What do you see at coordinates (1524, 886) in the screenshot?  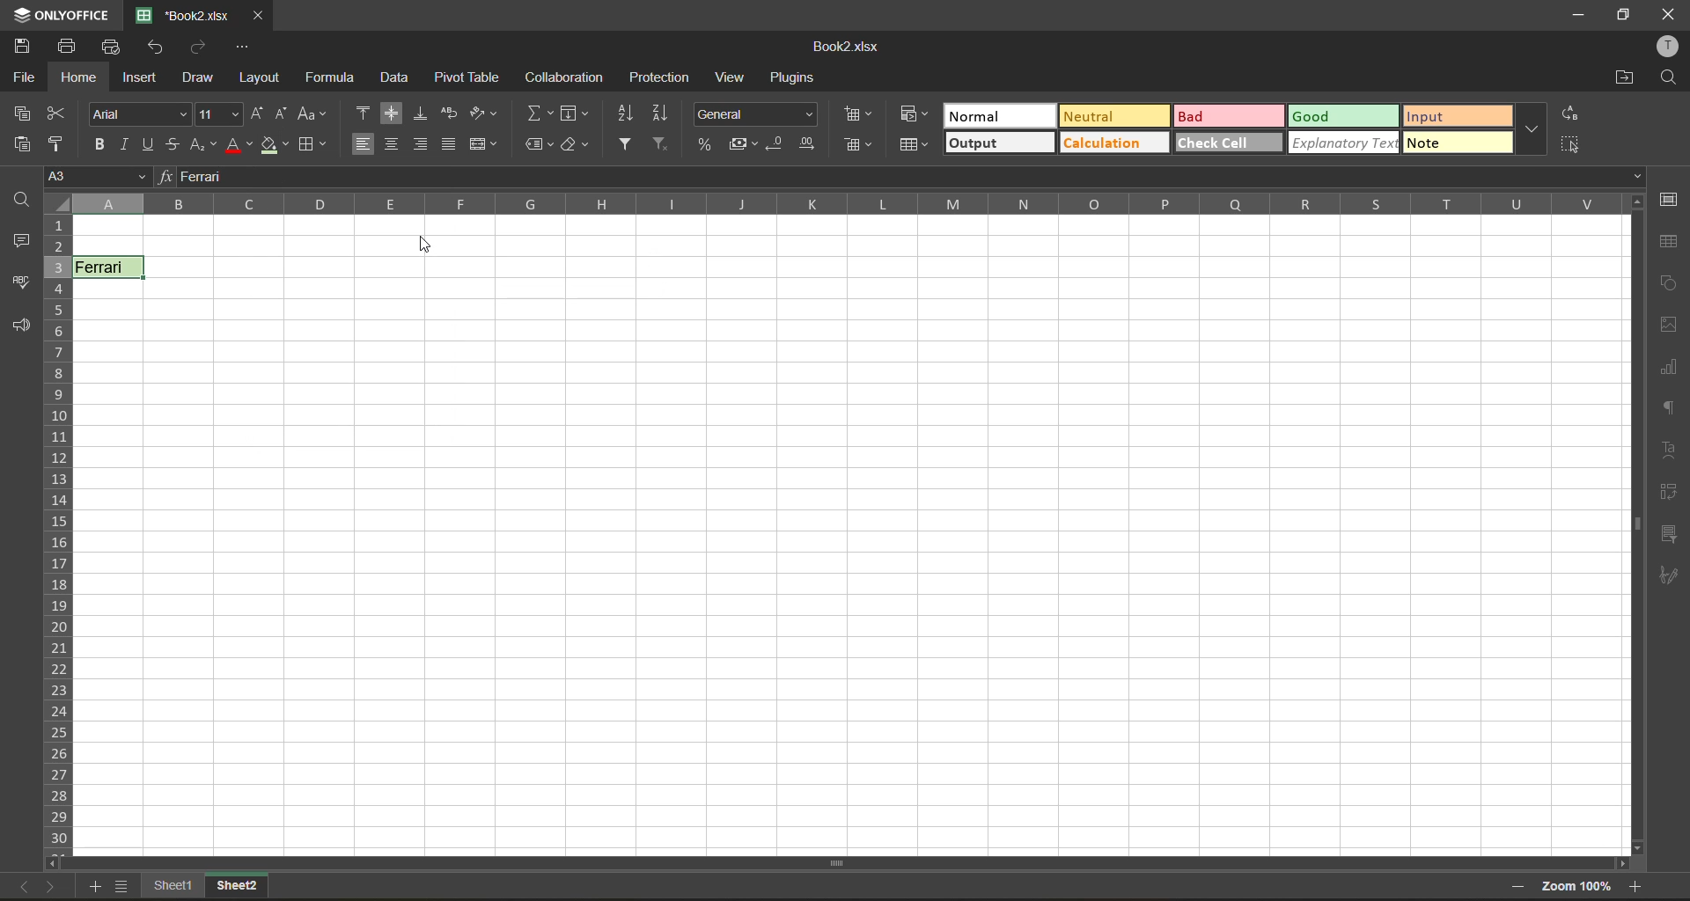 I see `zoom out` at bounding box center [1524, 886].